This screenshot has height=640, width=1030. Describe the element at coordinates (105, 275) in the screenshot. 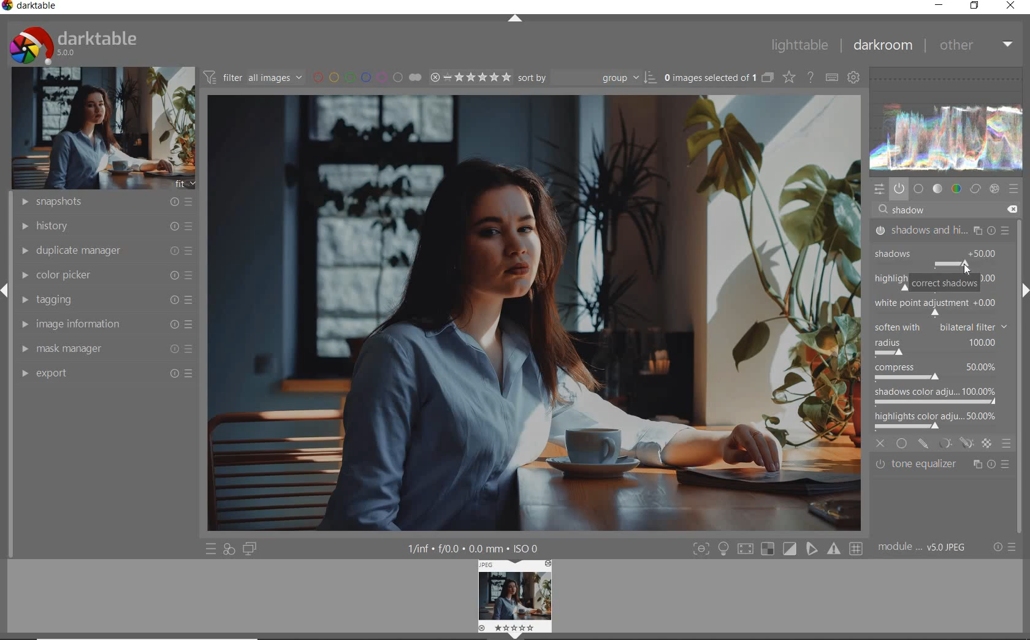

I see `color picker` at that location.